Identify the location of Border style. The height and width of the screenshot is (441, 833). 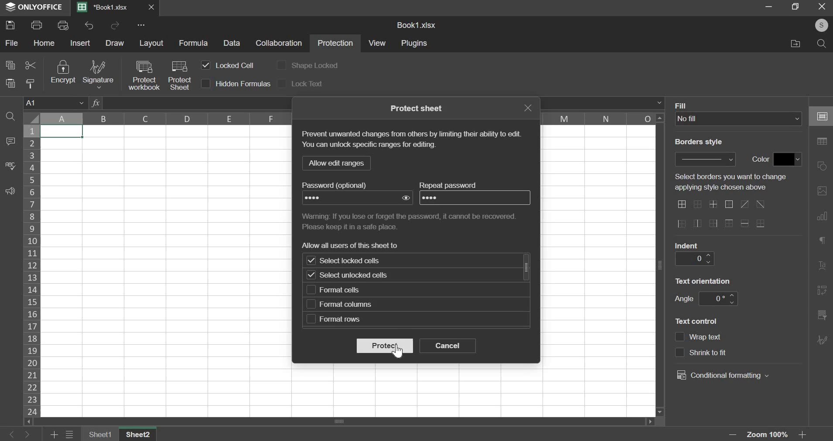
(703, 144).